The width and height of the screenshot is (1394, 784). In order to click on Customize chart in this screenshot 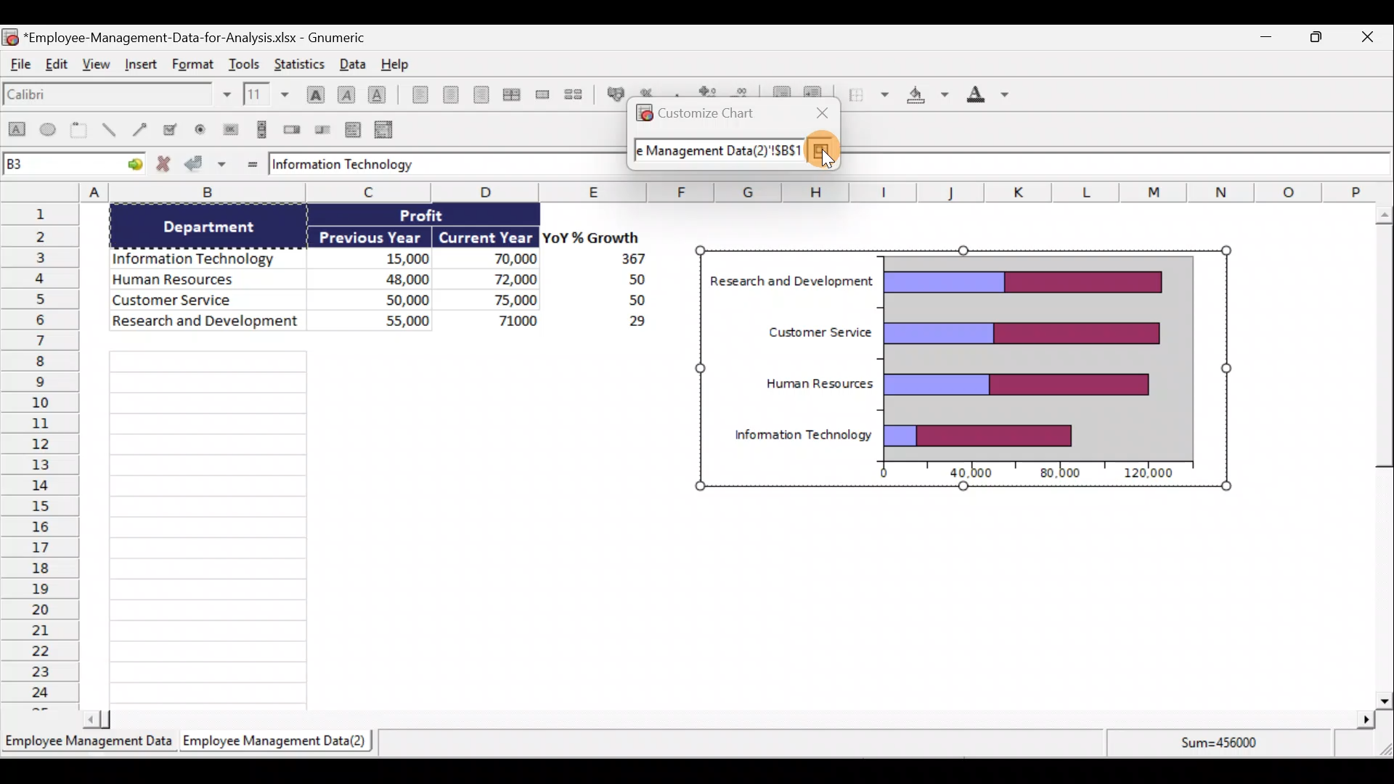, I will do `click(711, 114)`.